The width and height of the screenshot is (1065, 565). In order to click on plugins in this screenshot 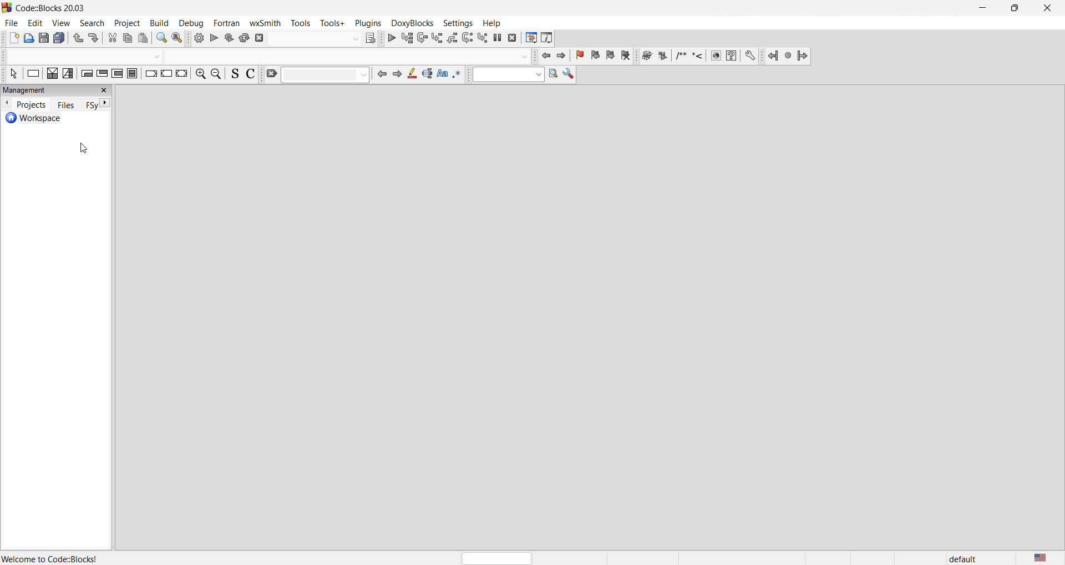, I will do `click(369, 23)`.